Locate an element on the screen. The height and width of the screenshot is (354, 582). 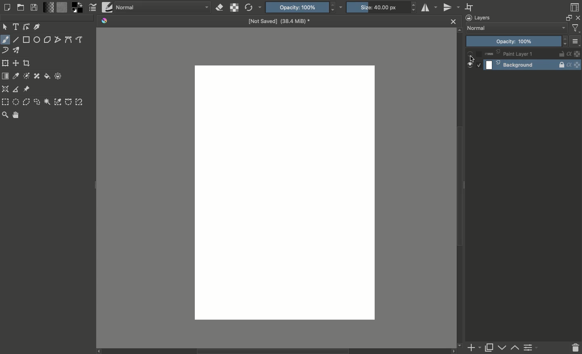
Paint layer is located at coordinates (520, 54).